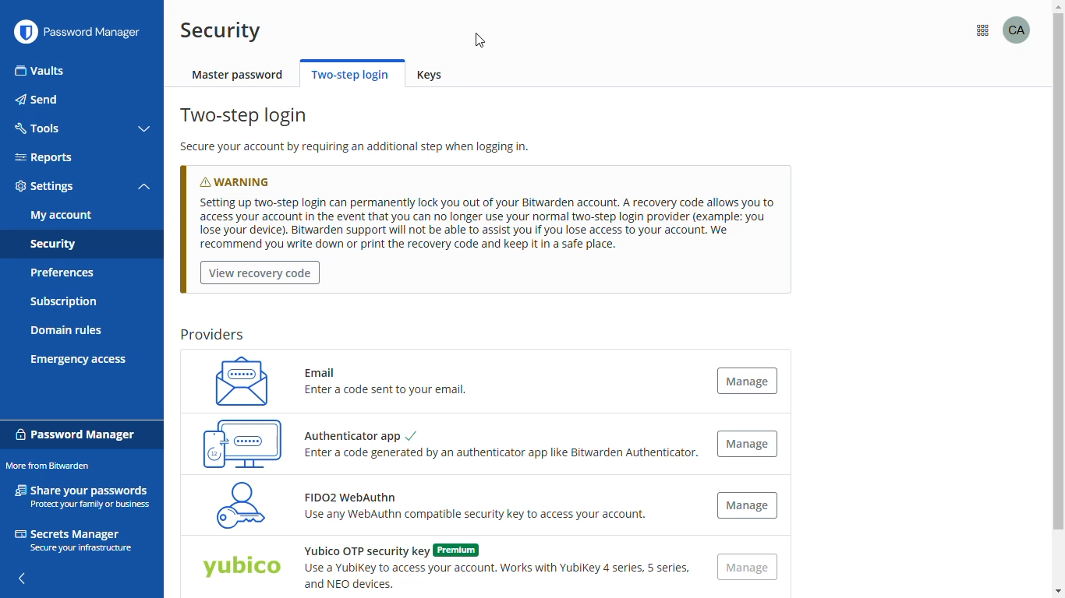 The width and height of the screenshot is (1065, 598). Describe the element at coordinates (748, 568) in the screenshot. I see `manage` at that location.